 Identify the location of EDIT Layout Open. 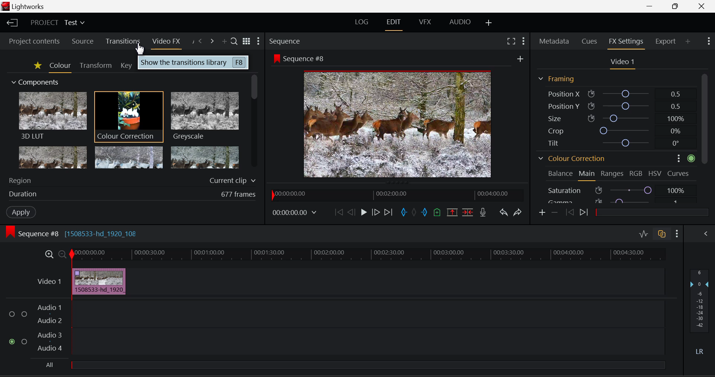
(394, 24).